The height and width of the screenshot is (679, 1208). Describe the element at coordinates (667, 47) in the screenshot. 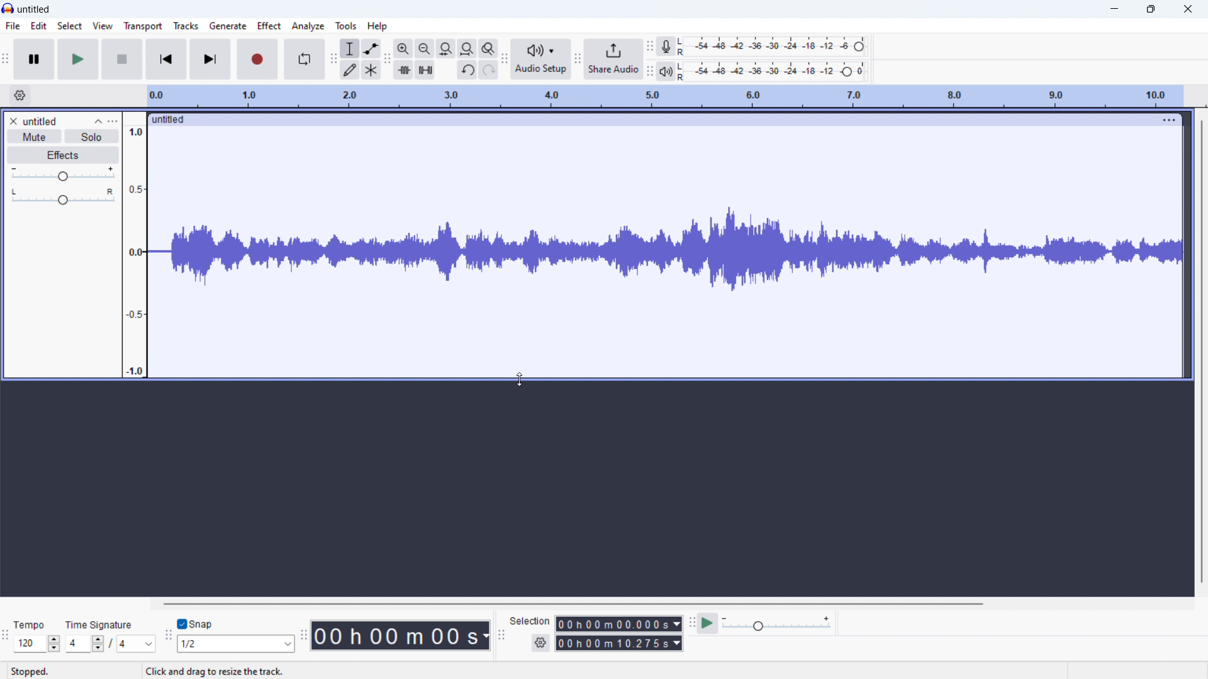

I see `recording meter` at that location.